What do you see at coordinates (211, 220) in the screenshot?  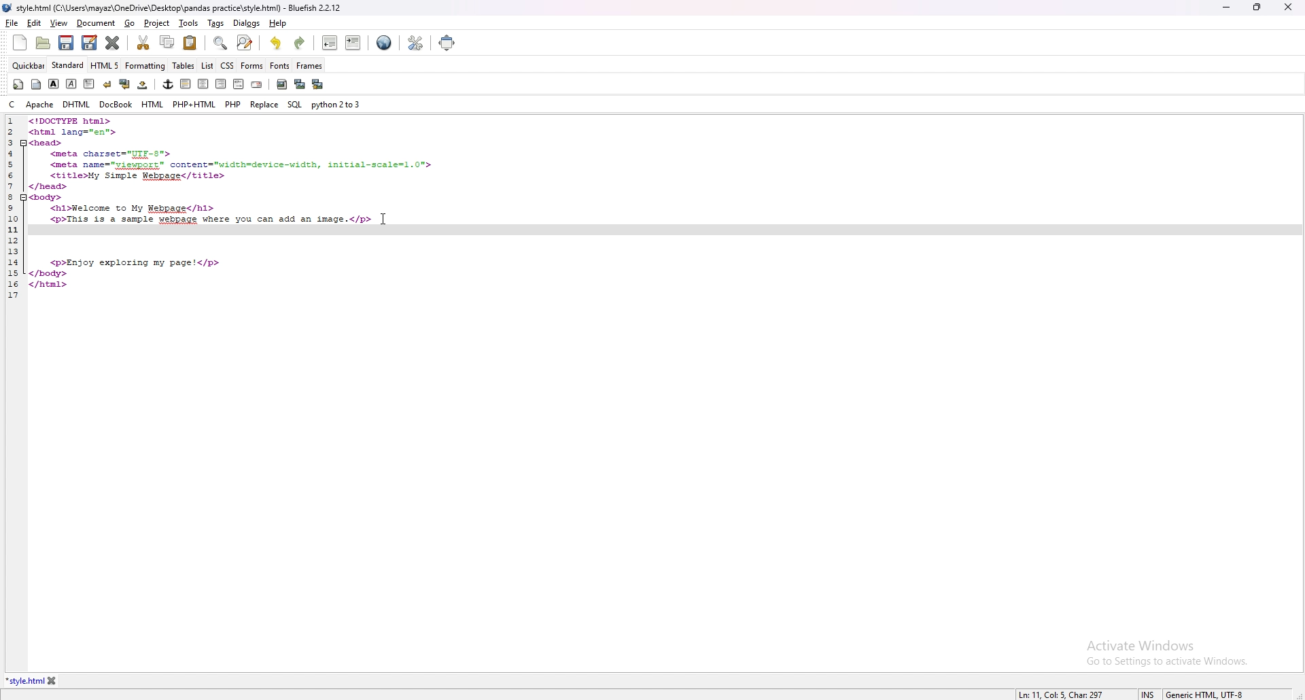 I see `<p>This is a sample webpage where you can add an image.</p>` at bounding box center [211, 220].